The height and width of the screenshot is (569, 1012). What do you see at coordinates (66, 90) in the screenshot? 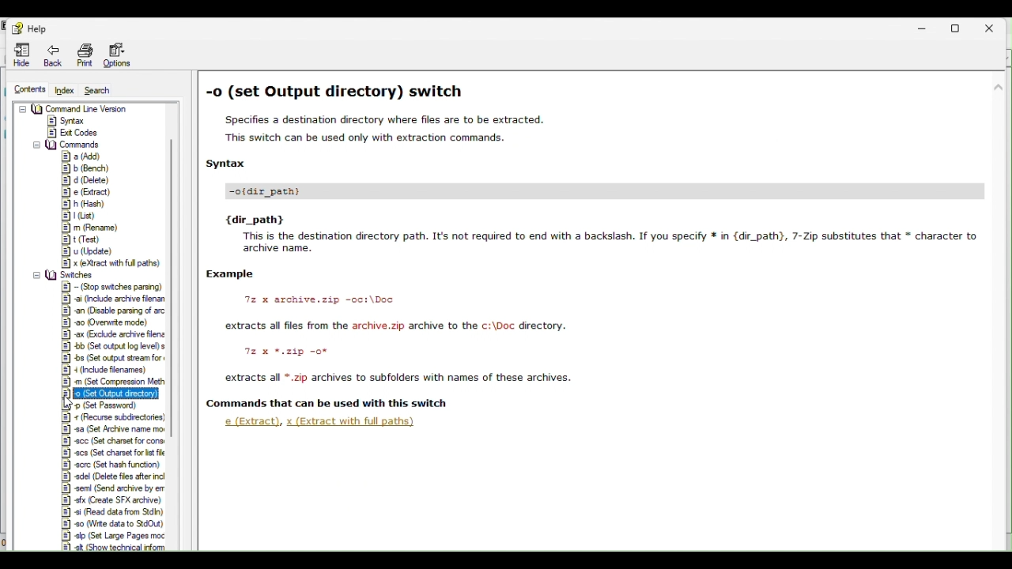
I see `Index ` at bounding box center [66, 90].